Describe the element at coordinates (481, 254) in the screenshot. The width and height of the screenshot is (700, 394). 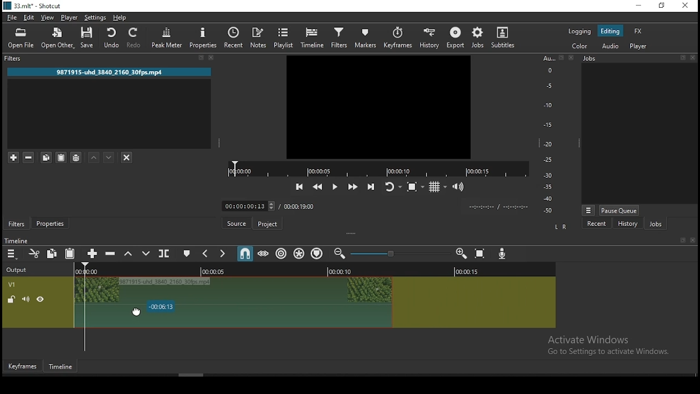
I see `zoom timeline to fit` at that location.